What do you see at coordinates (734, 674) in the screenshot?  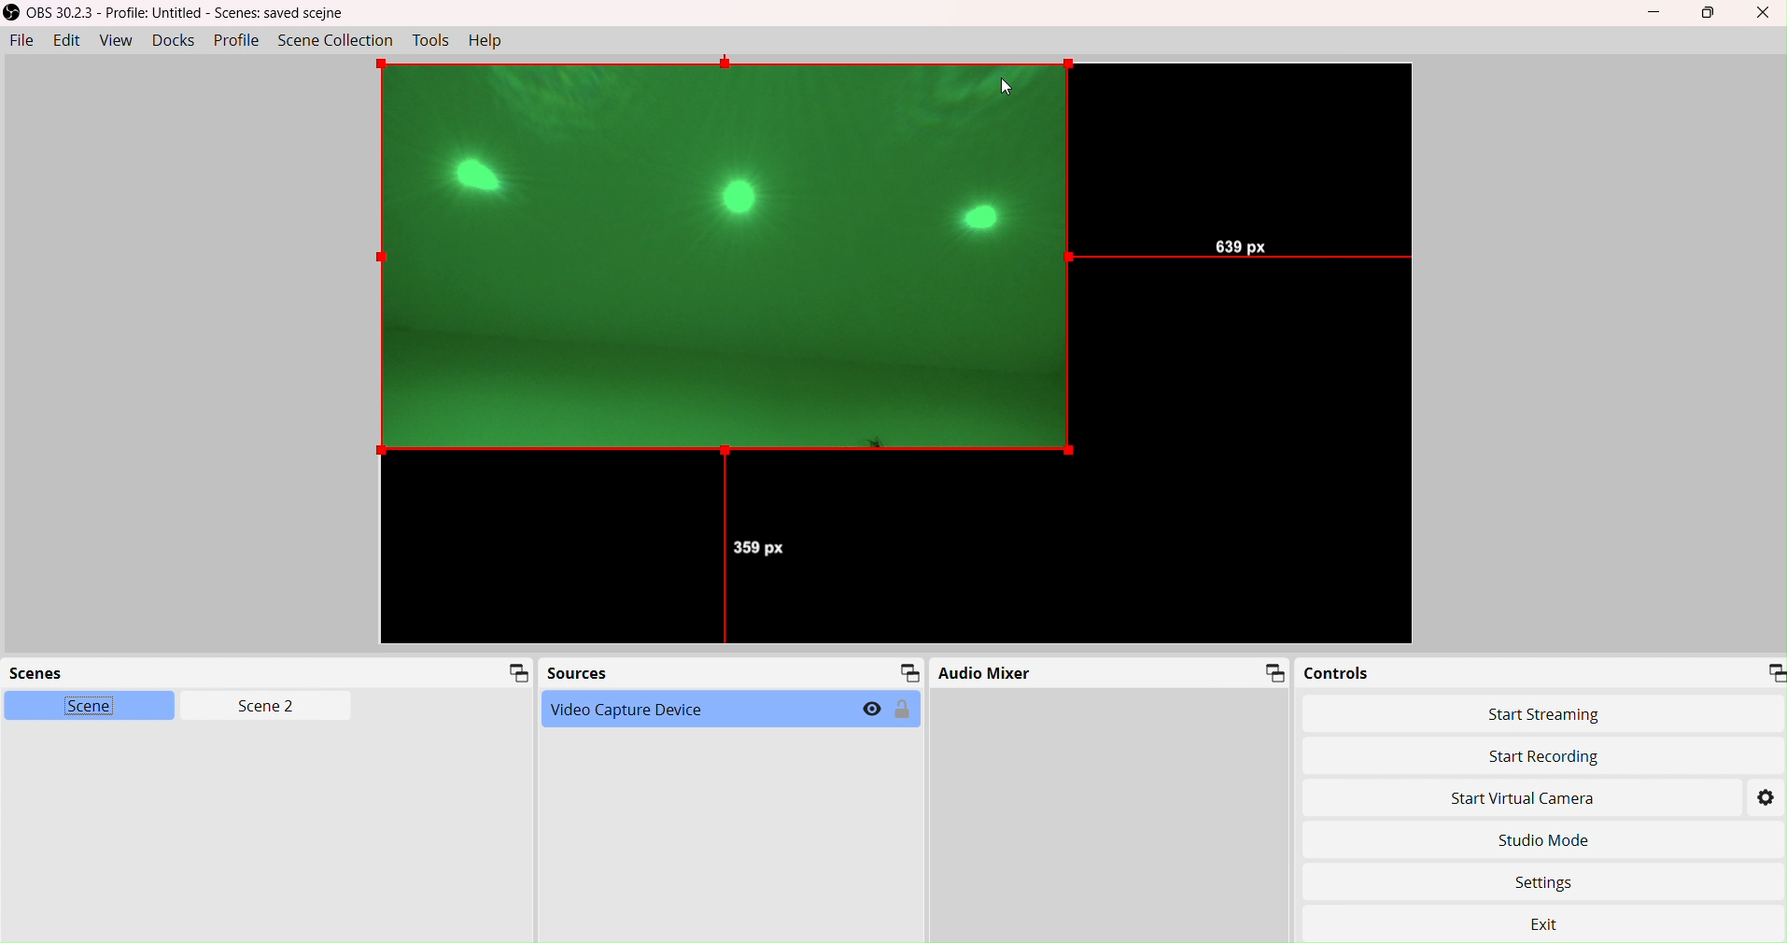 I see `Sources` at bounding box center [734, 674].